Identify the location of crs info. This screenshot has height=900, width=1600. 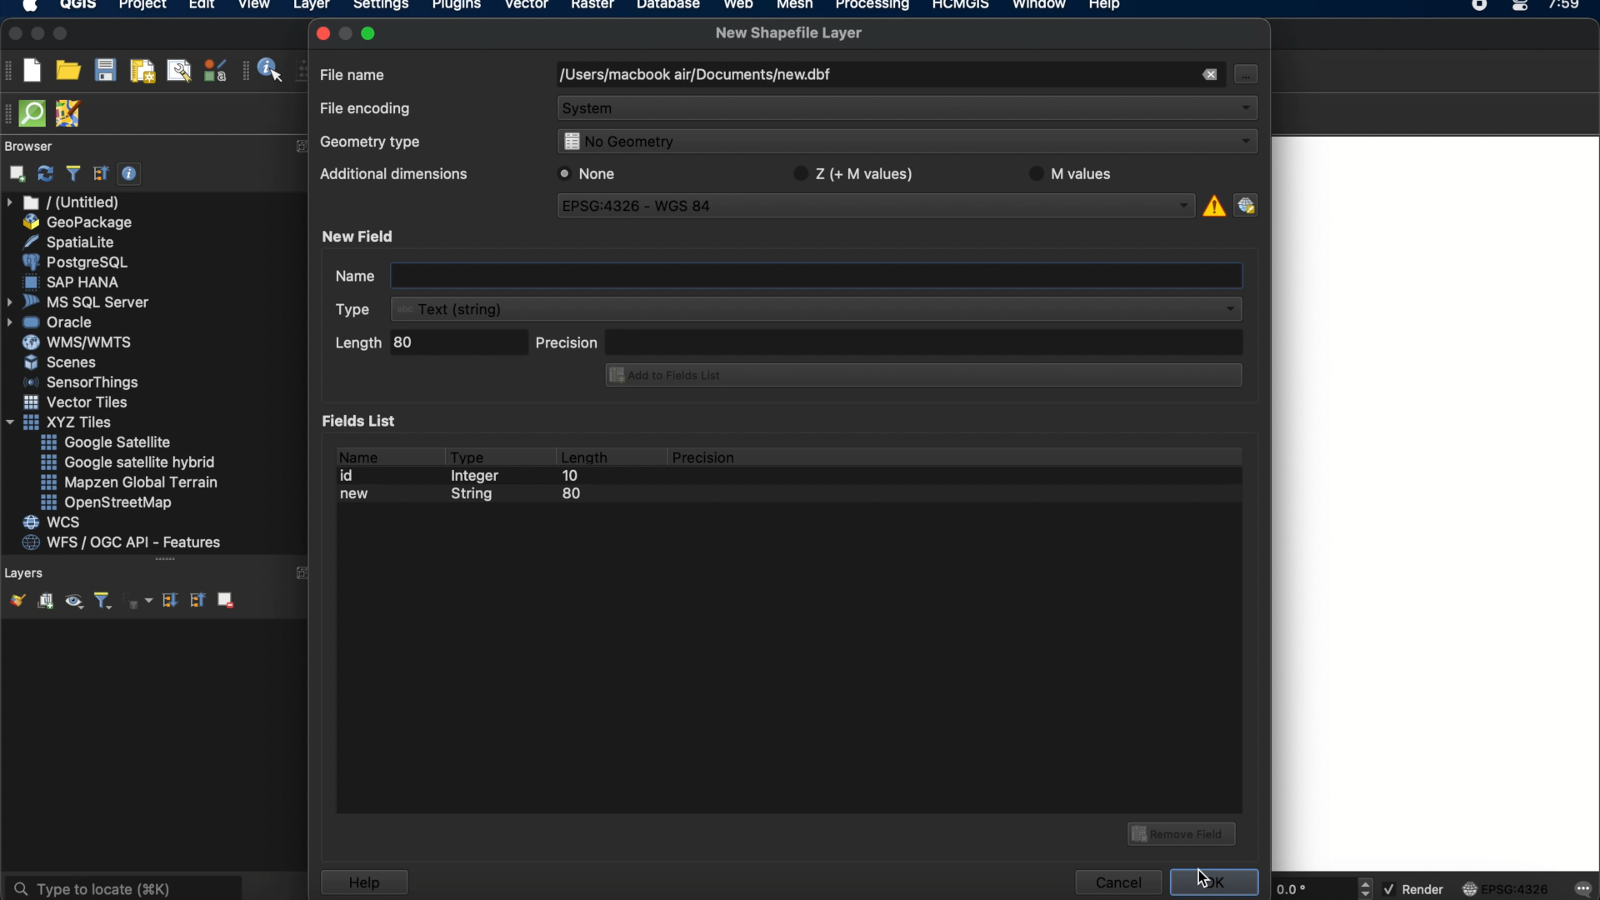
(1212, 203).